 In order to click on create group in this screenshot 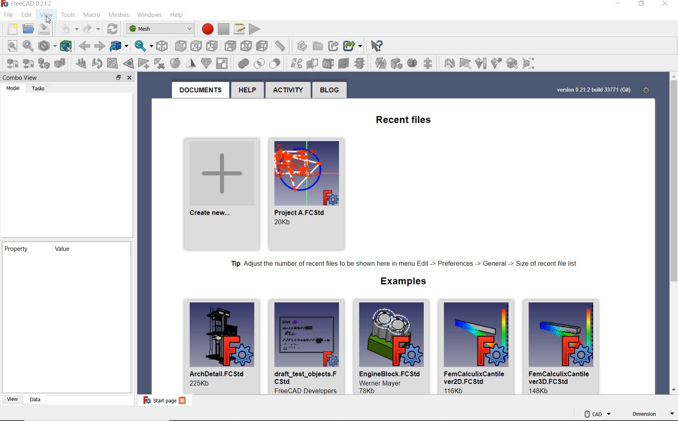, I will do `click(305, 46)`.